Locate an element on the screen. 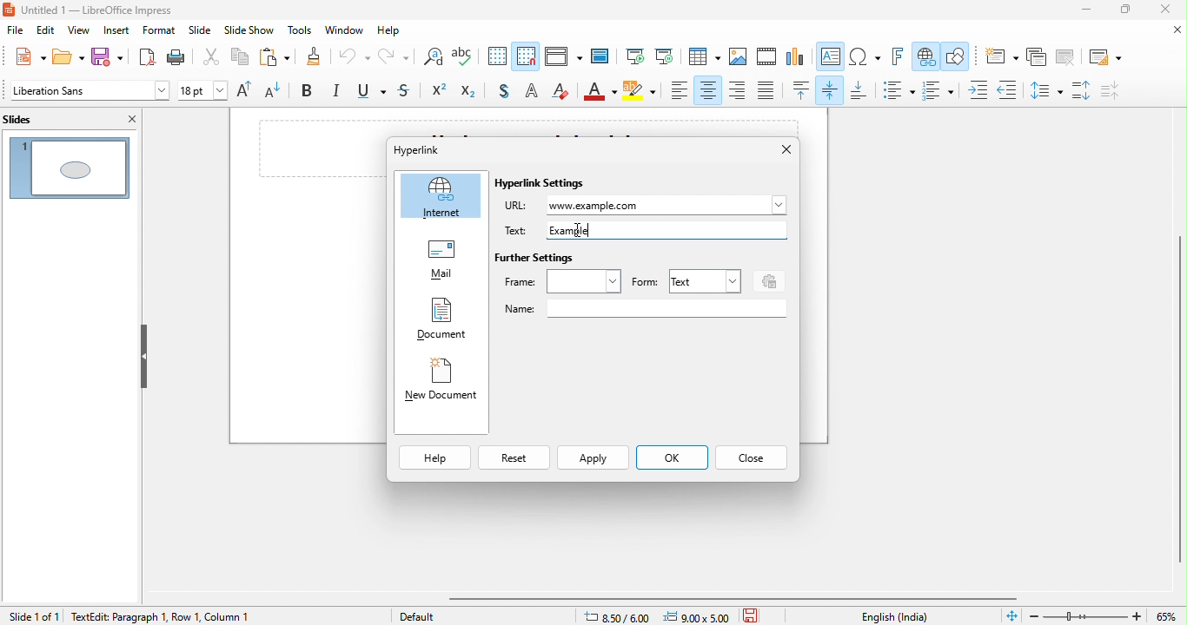  print is located at coordinates (181, 57).